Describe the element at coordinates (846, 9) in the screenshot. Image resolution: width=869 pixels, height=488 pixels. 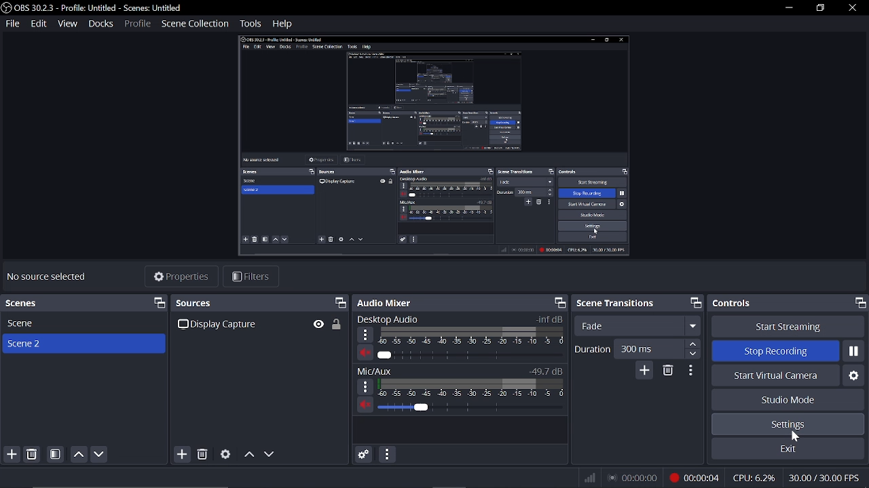
I see `close` at that location.